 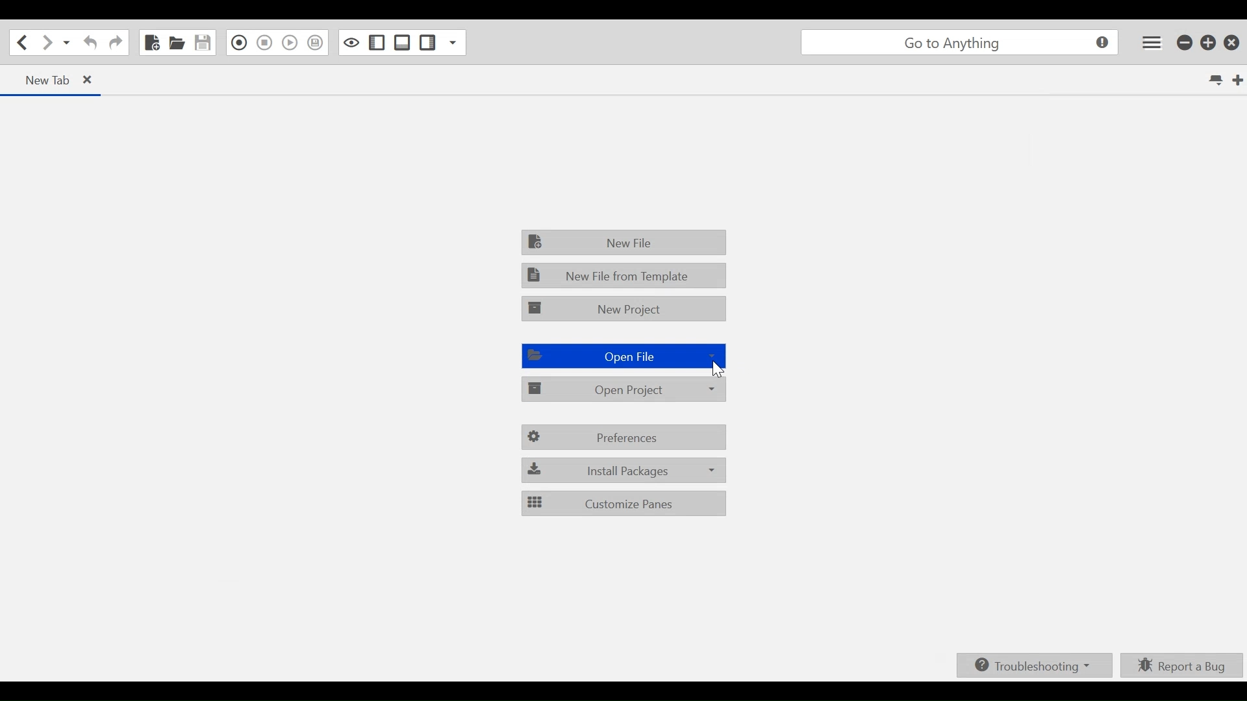 I want to click on Save Macro to Toolbox as Superscript, so click(x=316, y=43).